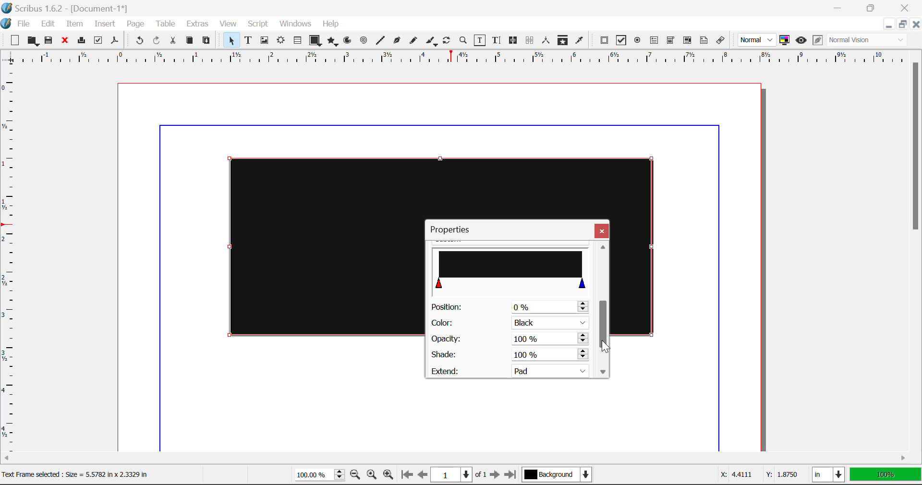 Image resolution: width=922 pixels, height=485 pixels. Describe the element at coordinates (77, 475) in the screenshot. I see `Text Frame selected : Size = 5.5782 In x 2.3329 in` at that location.